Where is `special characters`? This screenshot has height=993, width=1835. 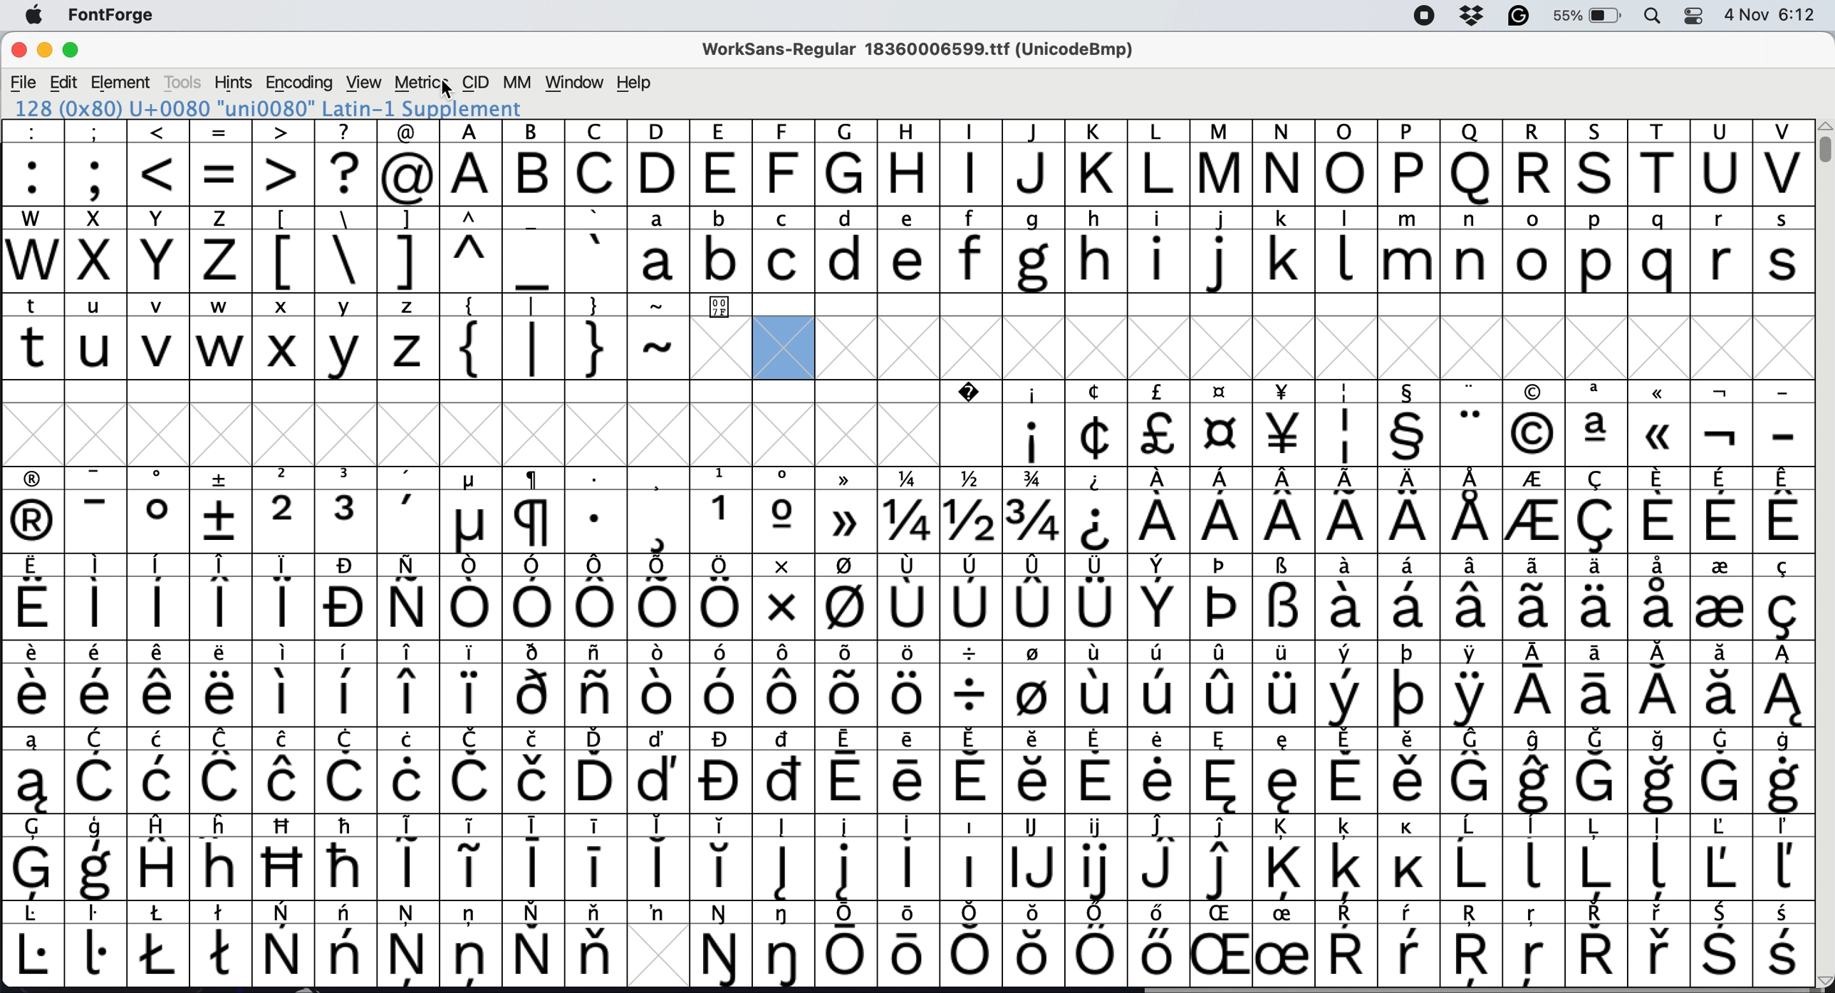 special characters is located at coordinates (1368, 392).